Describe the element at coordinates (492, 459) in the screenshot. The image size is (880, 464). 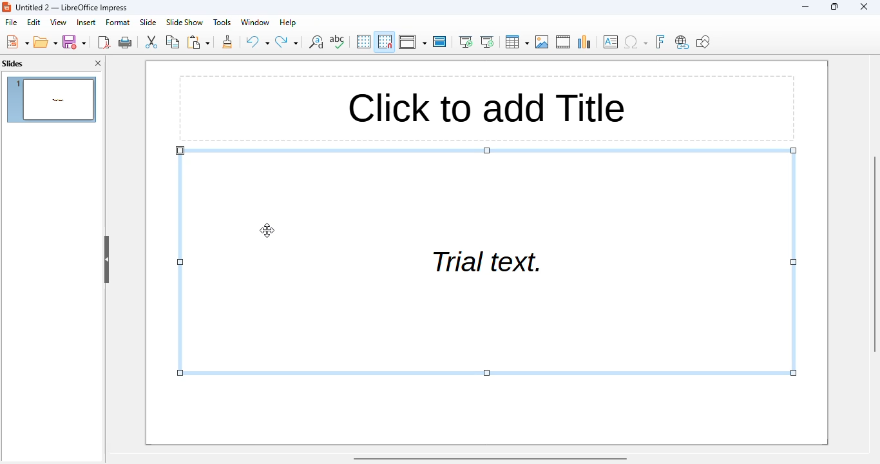
I see `horizontal scroll bar` at that location.